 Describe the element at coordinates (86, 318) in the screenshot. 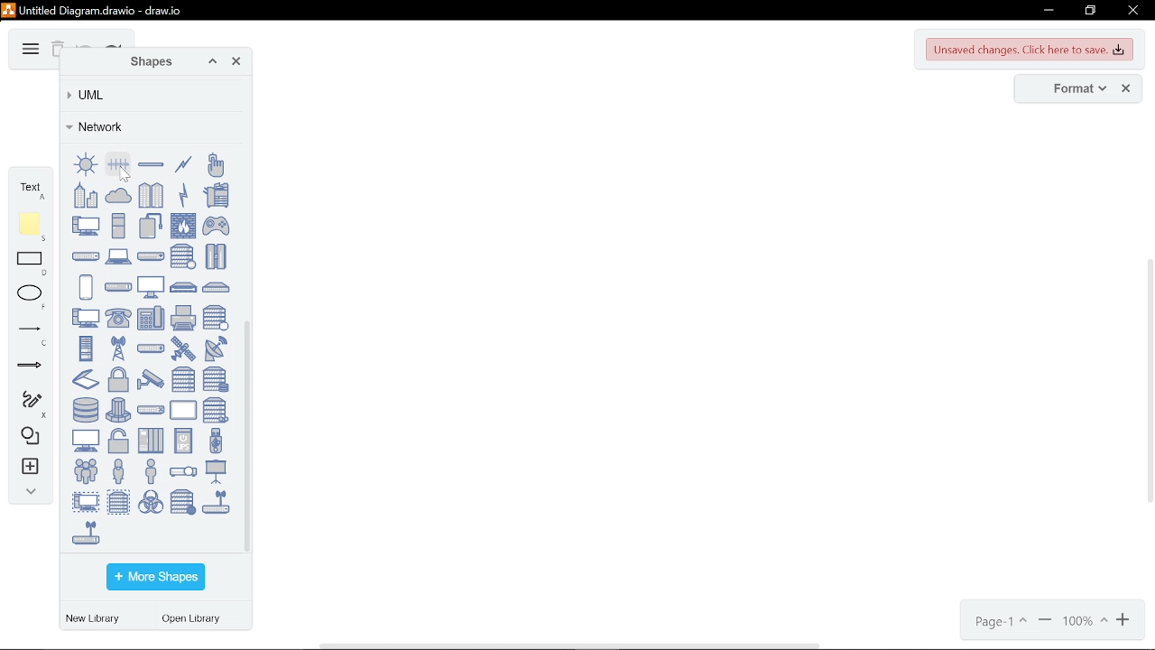

I see `PC` at that location.